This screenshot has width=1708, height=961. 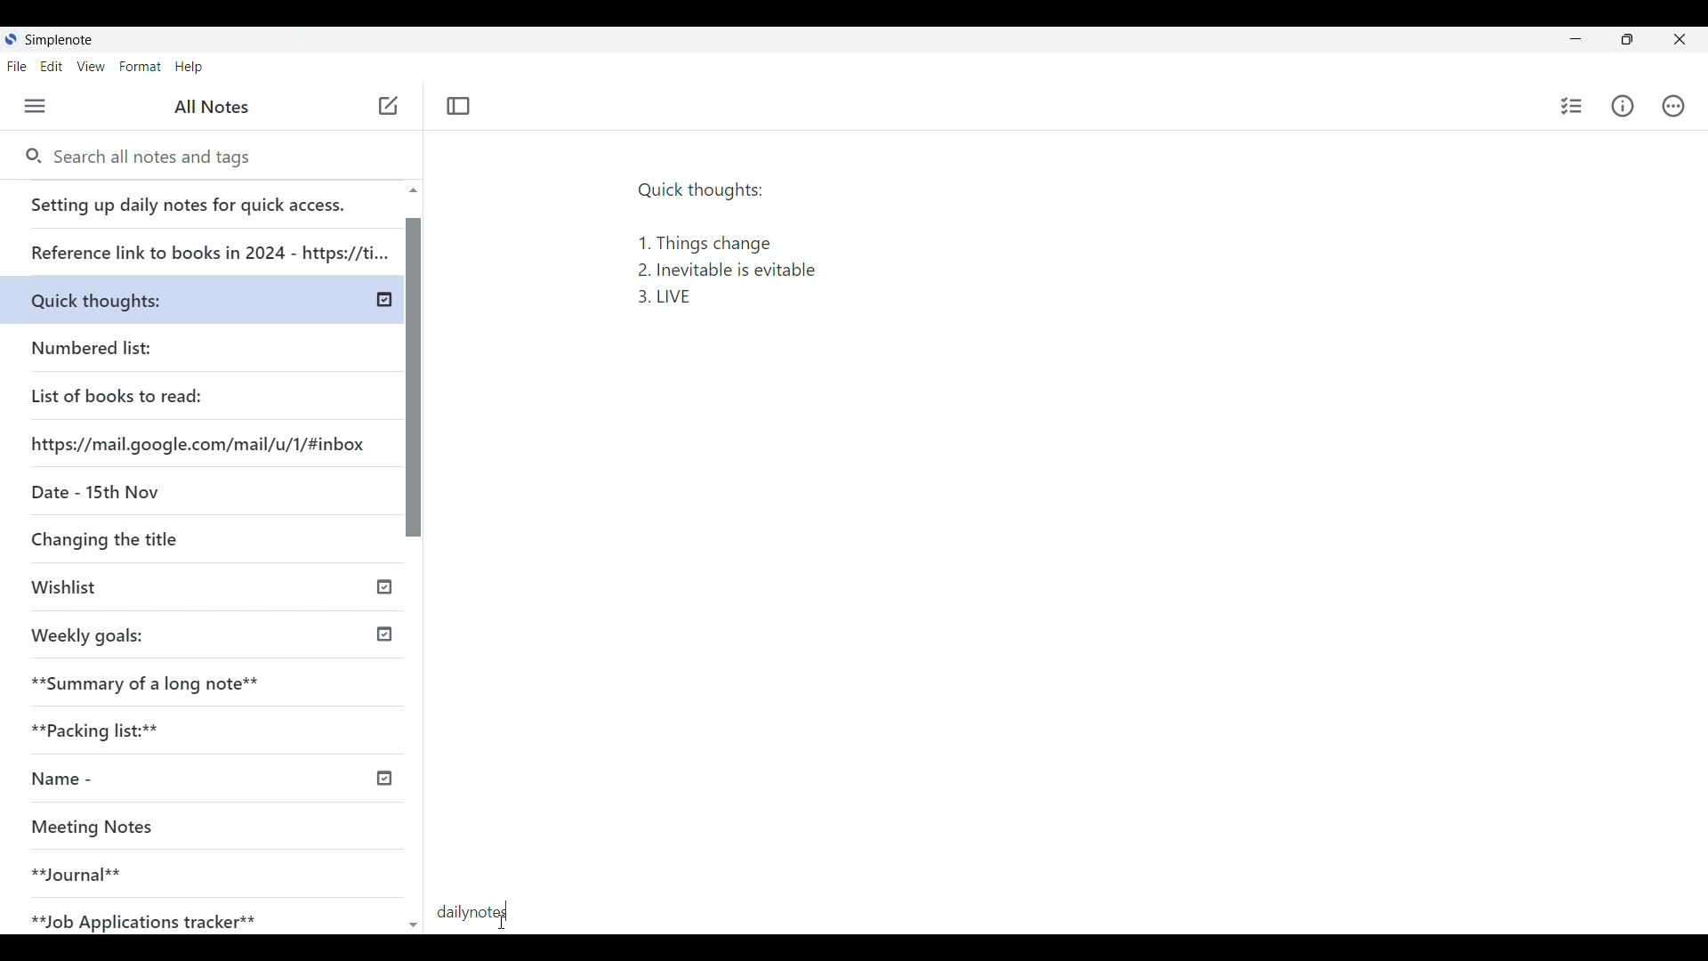 I want to click on Close , so click(x=1680, y=39).